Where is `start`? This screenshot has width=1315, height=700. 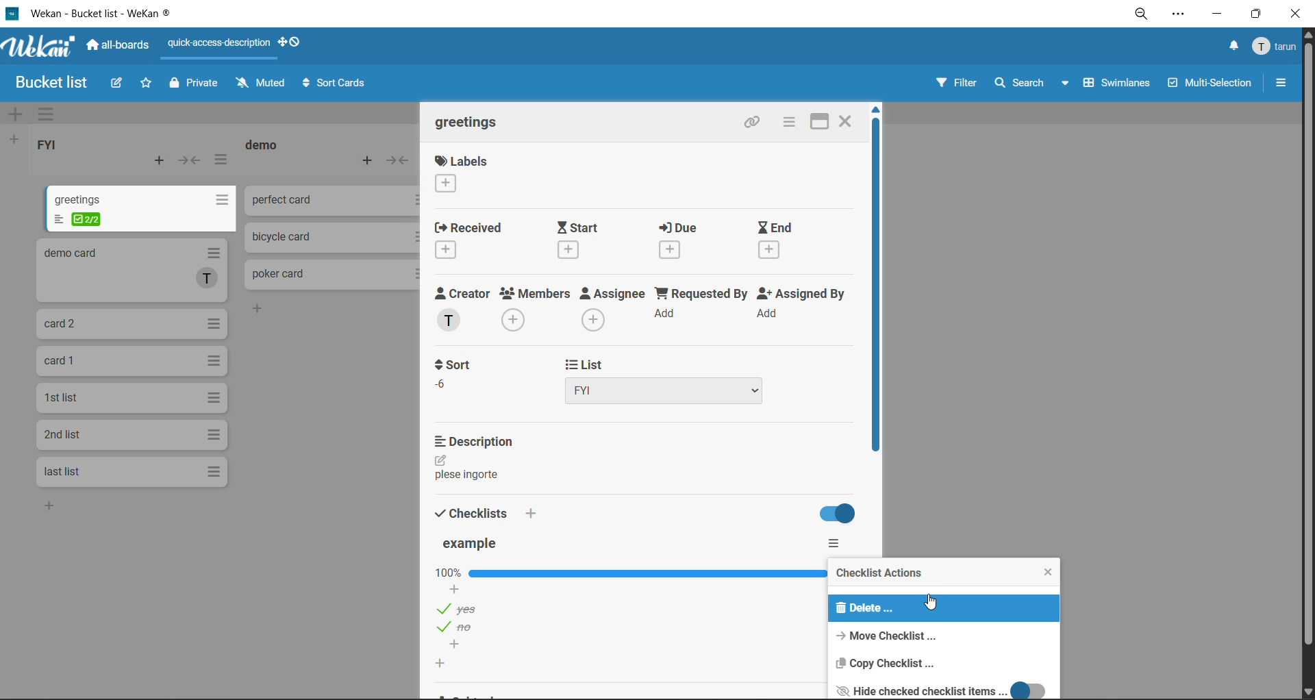
start is located at coordinates (577, 240).